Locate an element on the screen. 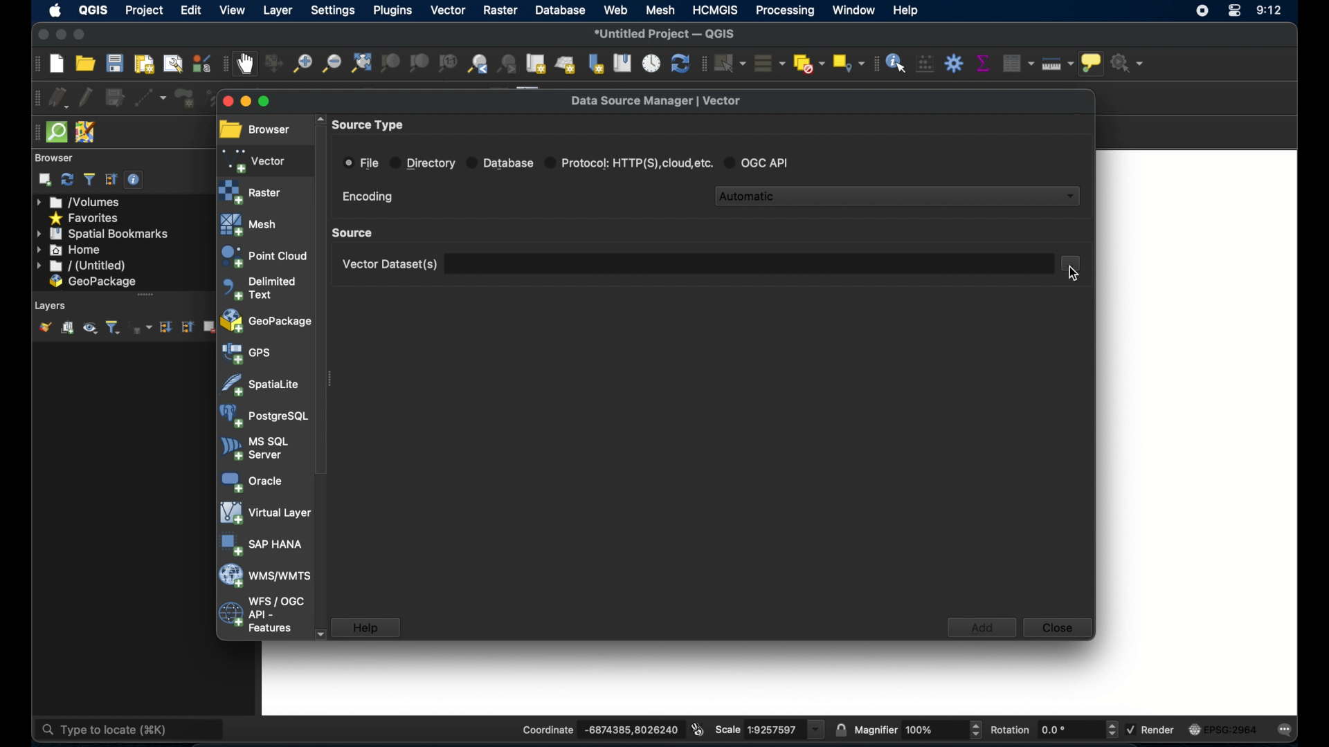 Image resolution: width=1329 pixels, height=747 pixels. vector is located at coordinates (447, 10).